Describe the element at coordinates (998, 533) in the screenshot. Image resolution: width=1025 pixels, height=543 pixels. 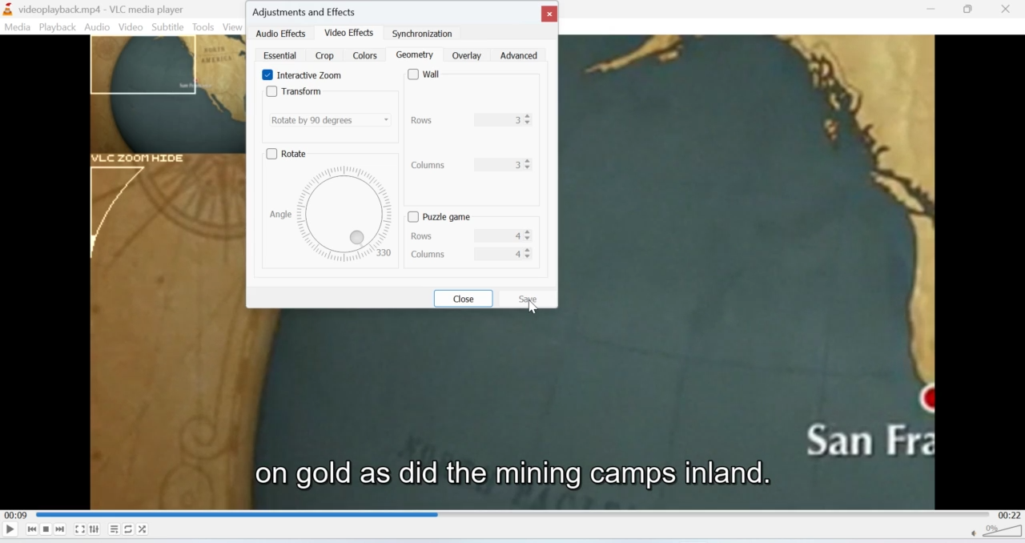
I see `Volume` at that location.